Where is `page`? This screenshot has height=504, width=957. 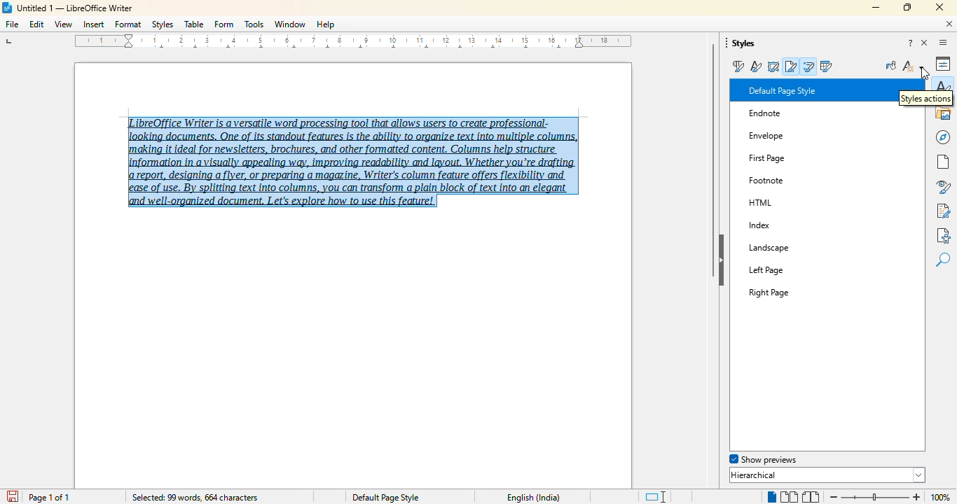
page is located at coordinates (943, 162).